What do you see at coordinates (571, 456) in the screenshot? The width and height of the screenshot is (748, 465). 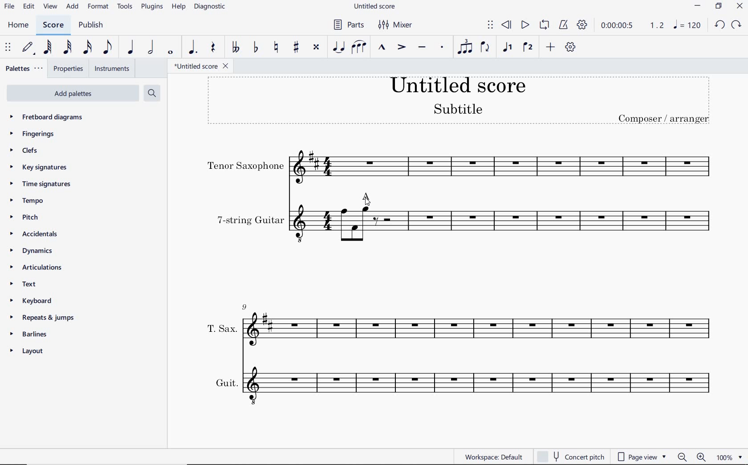 I see `CONCERT PITCH` at bounding box center [571, 456].